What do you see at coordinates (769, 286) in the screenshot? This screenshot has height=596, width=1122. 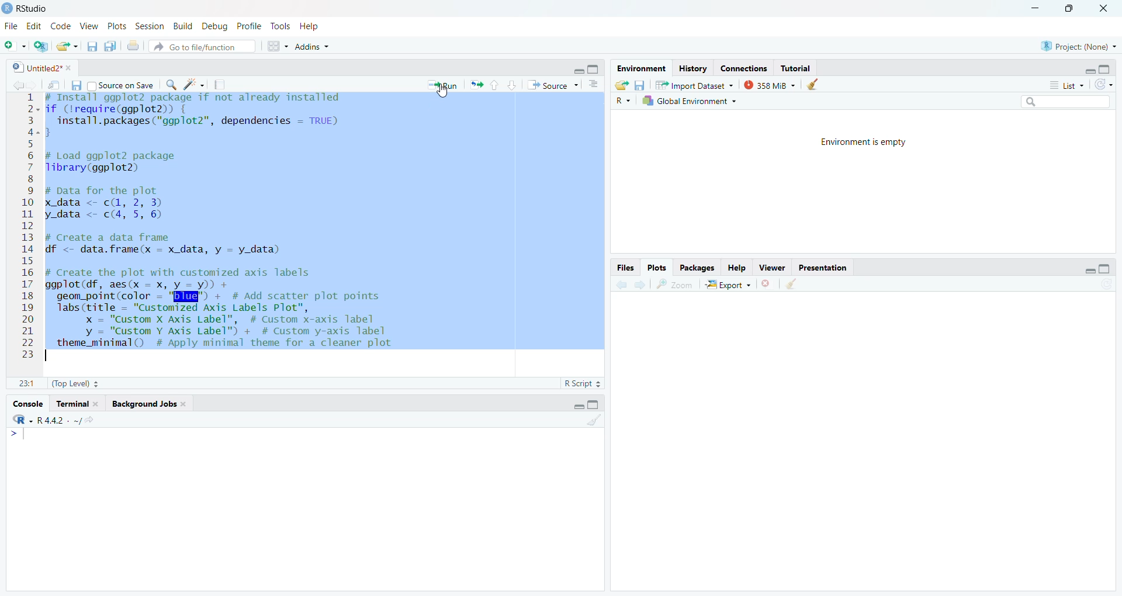 I see `close` at bounding box center [769, 286].